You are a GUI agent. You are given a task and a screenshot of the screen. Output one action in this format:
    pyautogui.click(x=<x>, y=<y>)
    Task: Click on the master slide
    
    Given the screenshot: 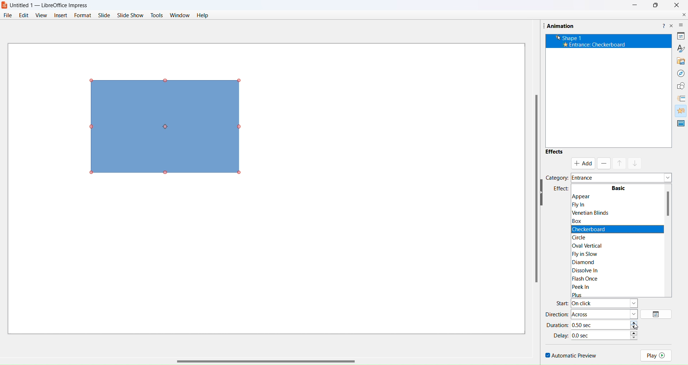 What is the action you would take?
    pyautogui.click(x=680, y=123)
    